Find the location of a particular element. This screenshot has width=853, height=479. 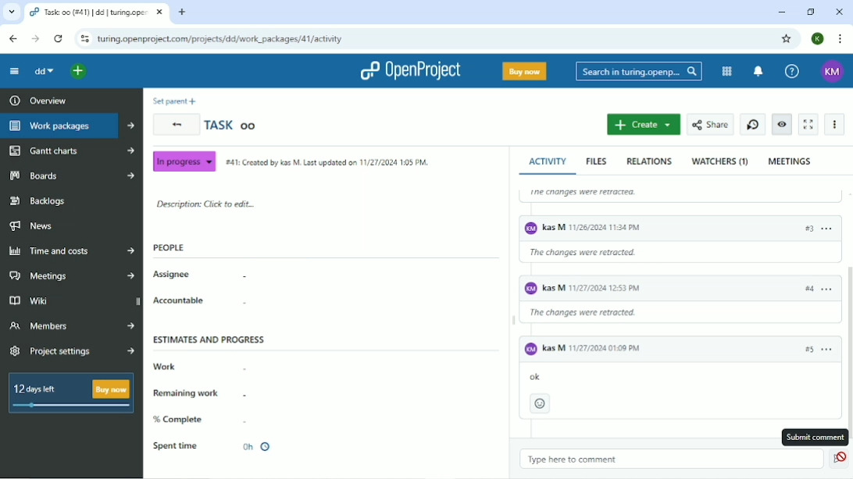

Collapse project menu is located at coordinates (15, 71).